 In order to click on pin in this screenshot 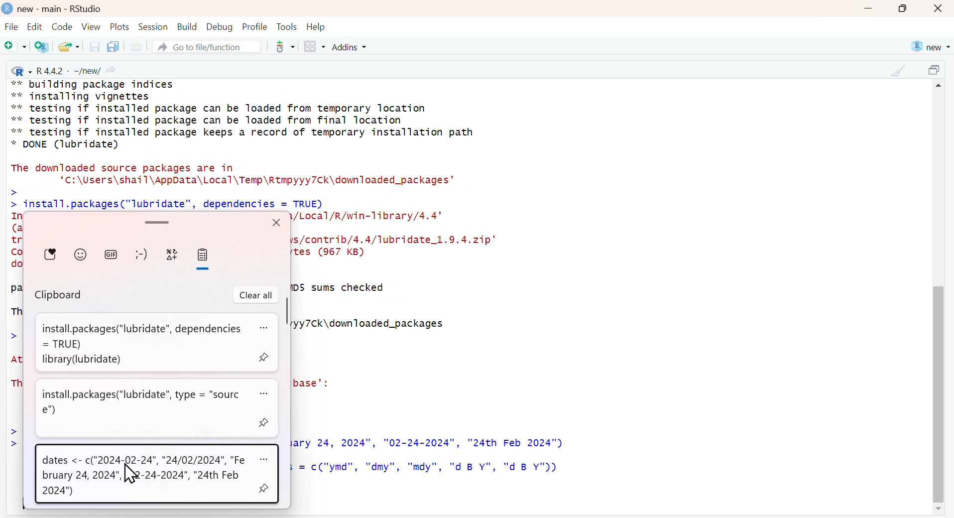, I will do `click(265, 357)`.